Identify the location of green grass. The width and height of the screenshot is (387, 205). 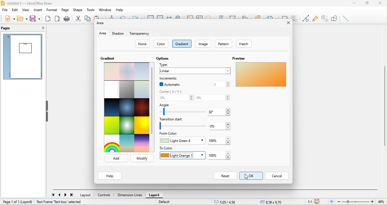
(111, 126).